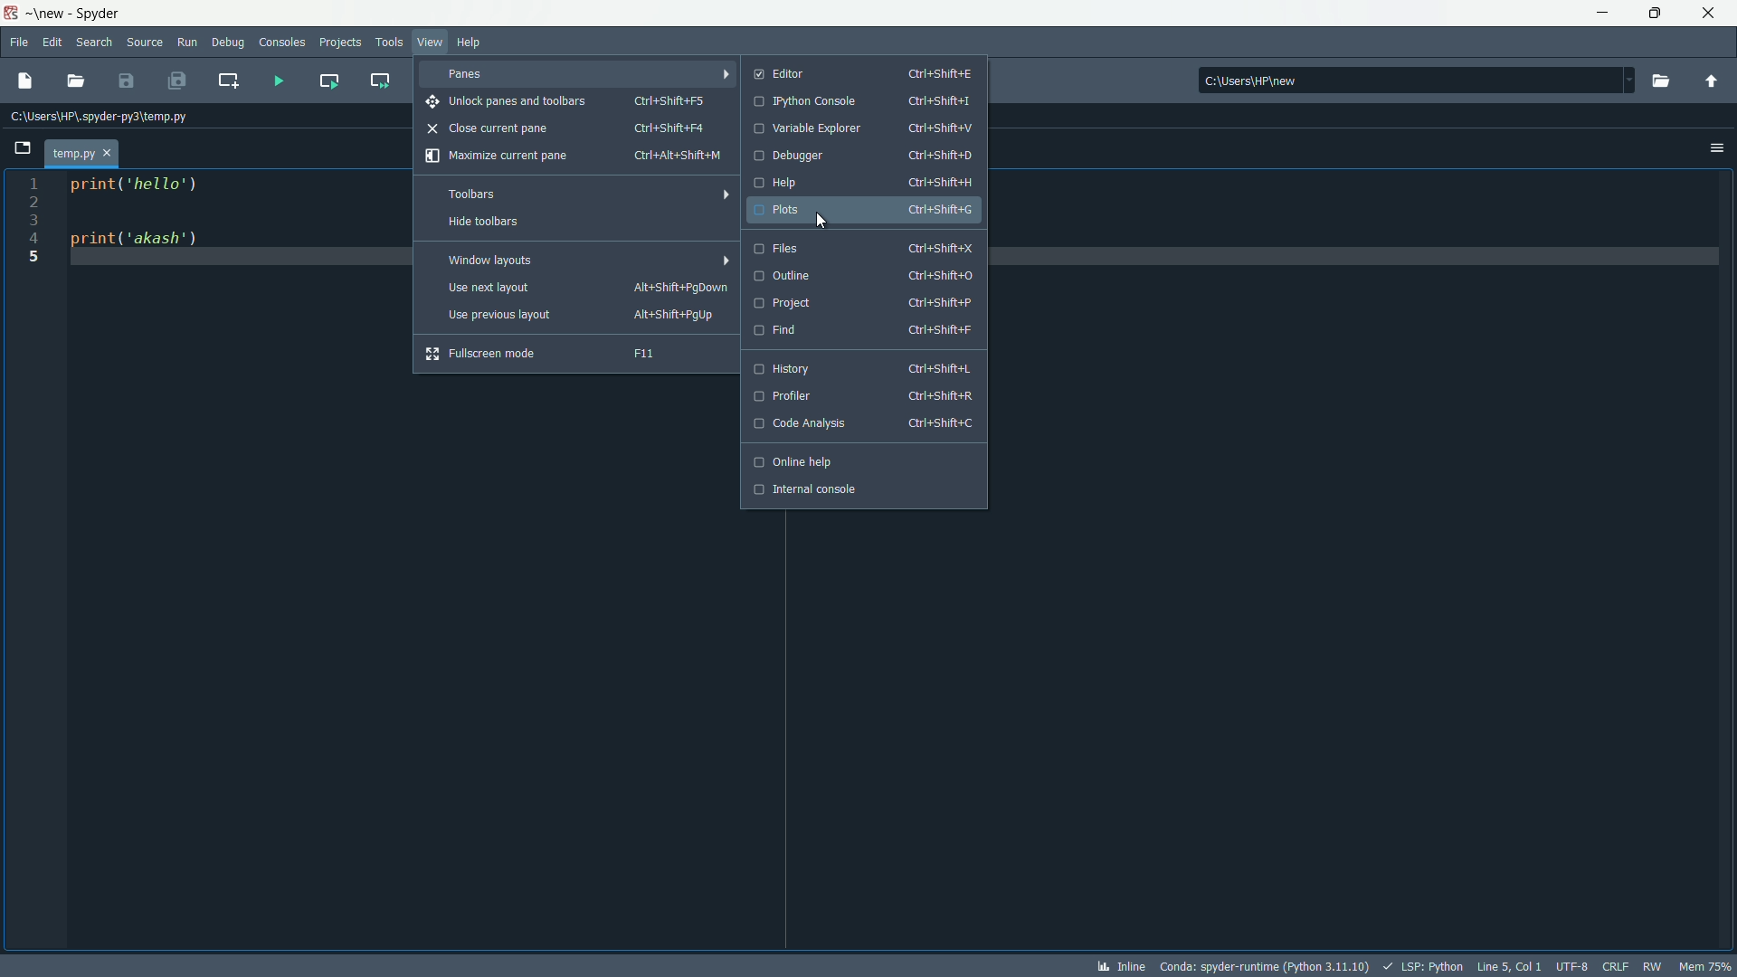  What do you see at coordinates (864, 330) in the screenshot?
I see `find` at bounding box center [864, 330].